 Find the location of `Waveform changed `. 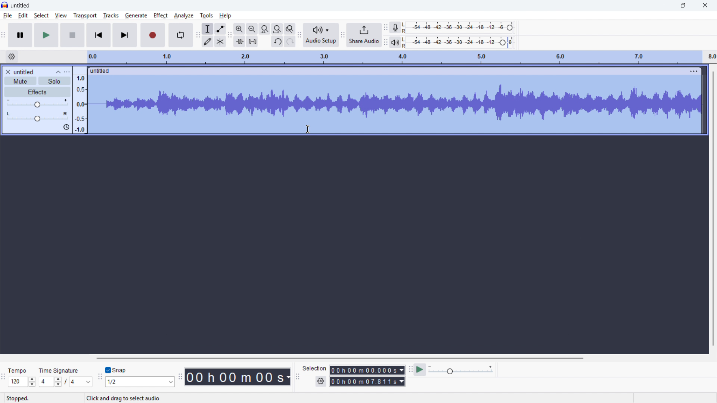

Waveform changed  is located at coordinates (394, 104).